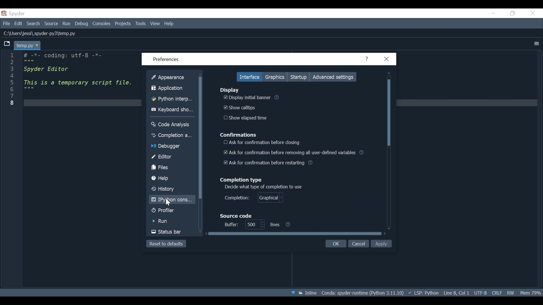  What do you see at coordinates (80, 23) in the screenshot?
I see `Debug` at bounding box center [80, 23].